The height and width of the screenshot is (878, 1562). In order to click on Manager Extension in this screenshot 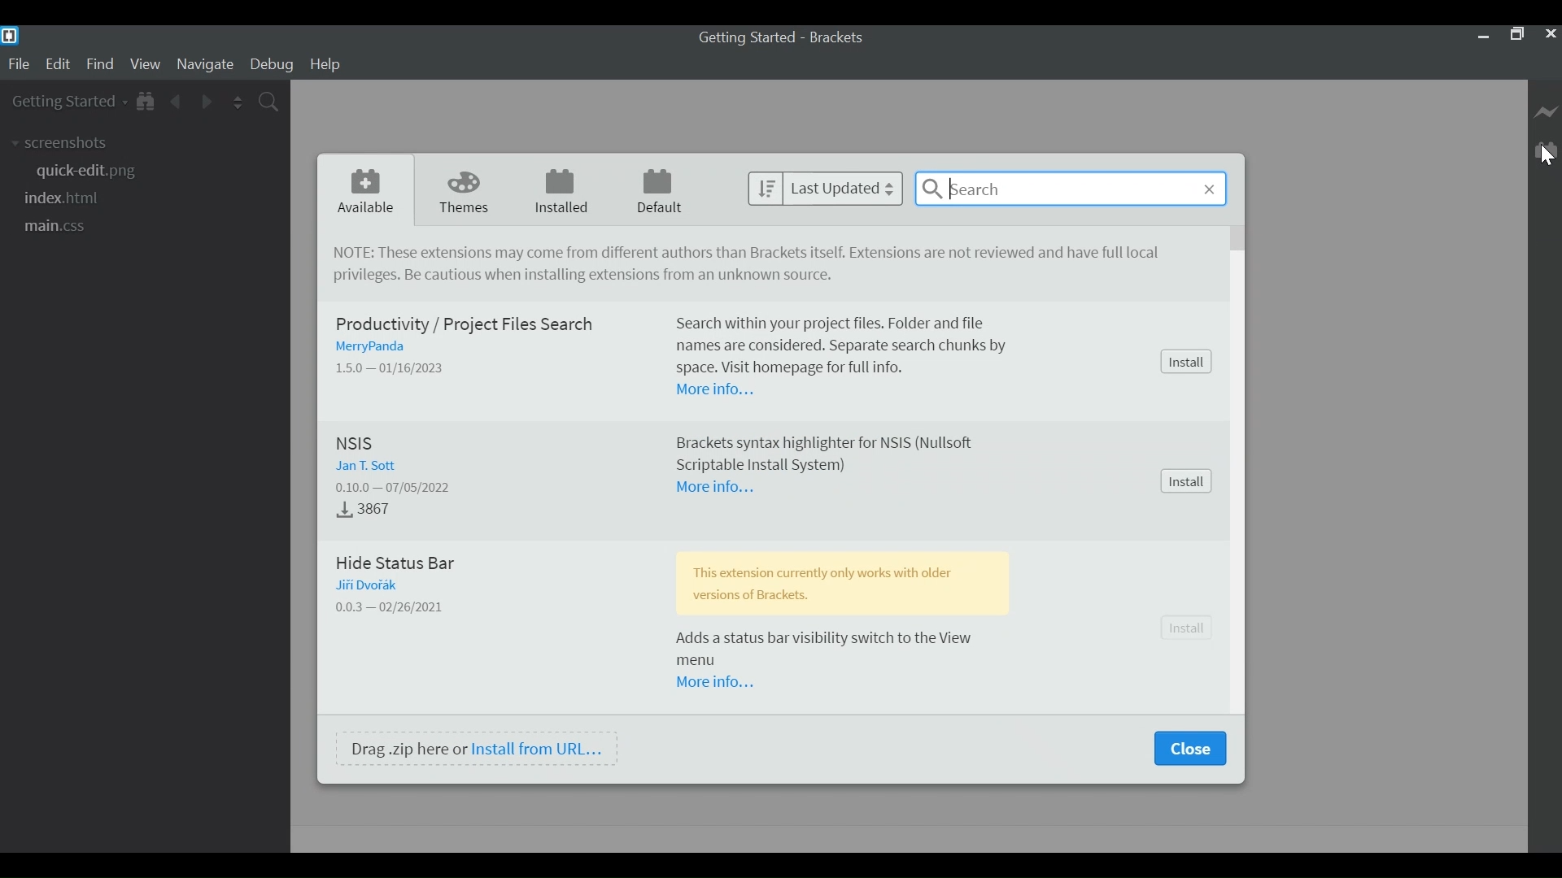, I will do `click(1544, 150)`.